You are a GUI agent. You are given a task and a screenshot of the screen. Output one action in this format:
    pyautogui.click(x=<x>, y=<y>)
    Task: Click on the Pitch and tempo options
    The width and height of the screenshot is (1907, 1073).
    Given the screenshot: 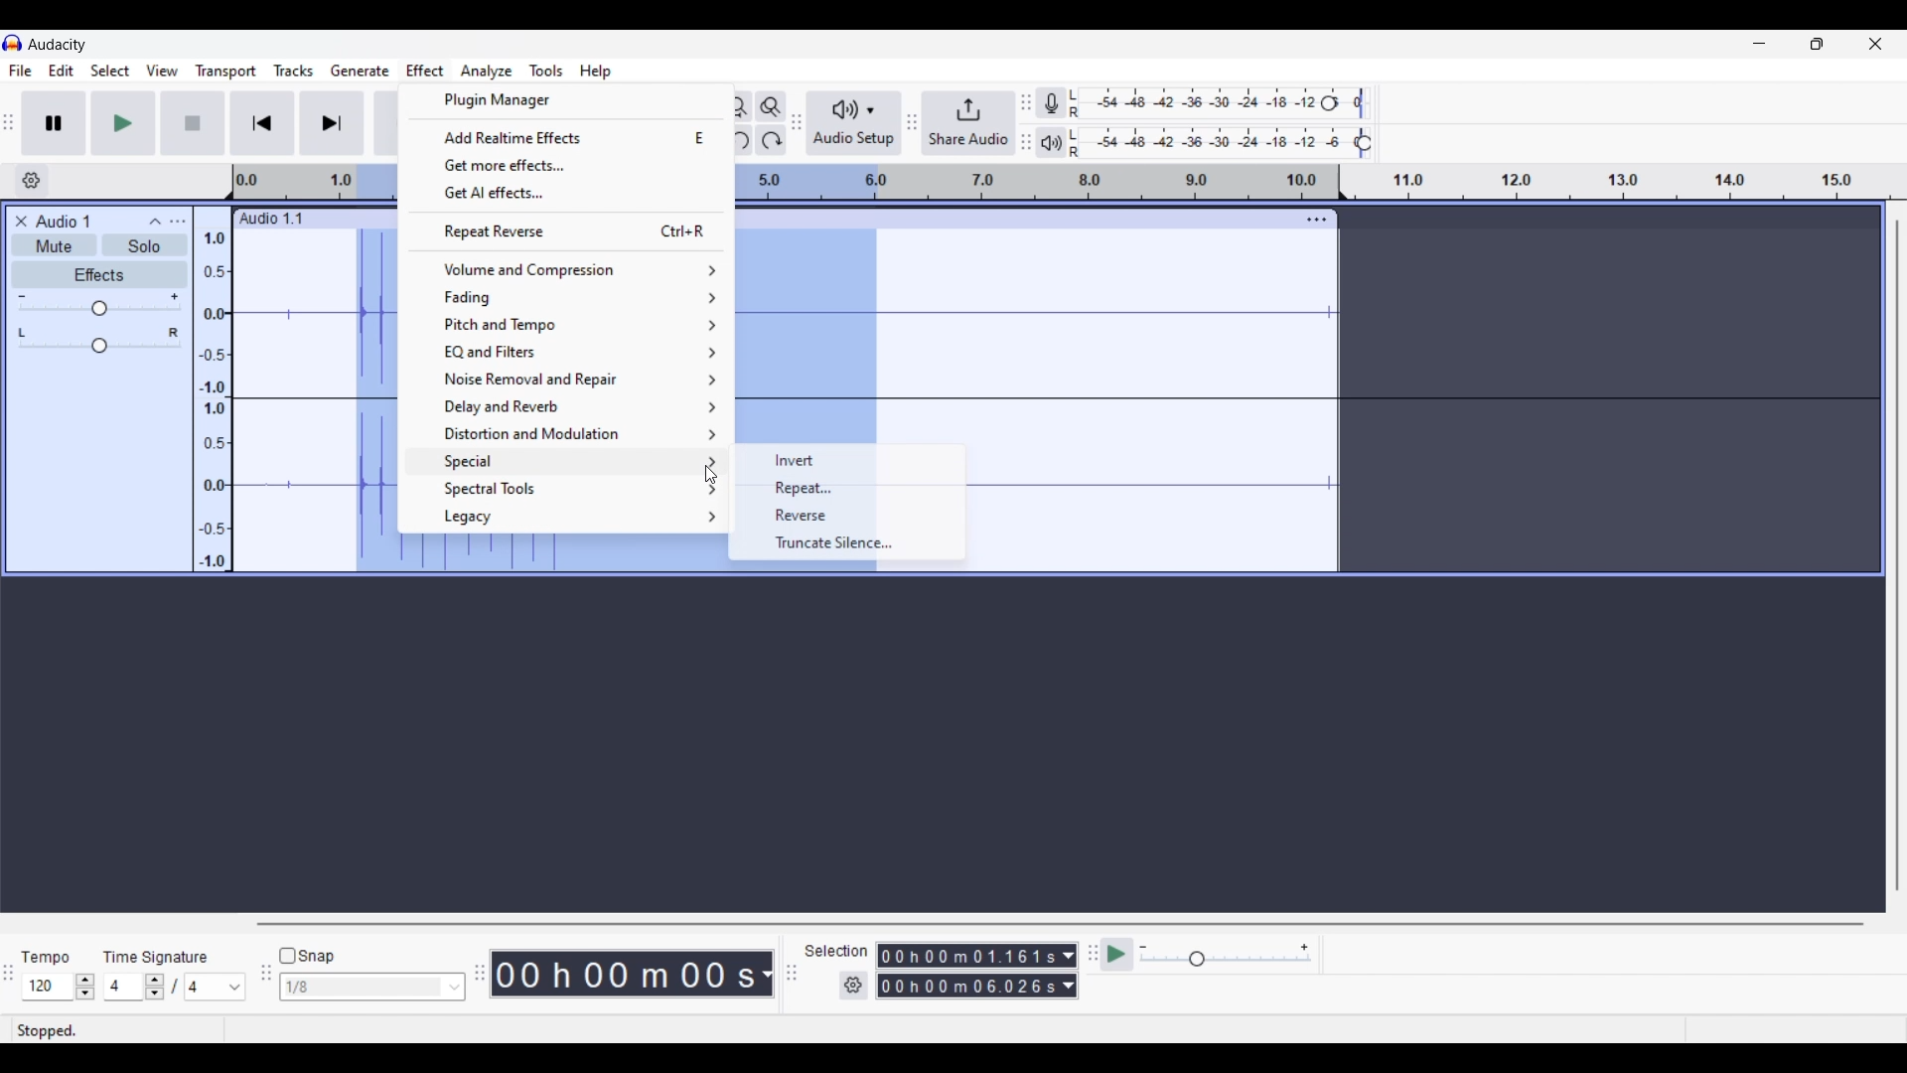 What is the action you would take?
    pyautogui.click(x=565, y=326)
    